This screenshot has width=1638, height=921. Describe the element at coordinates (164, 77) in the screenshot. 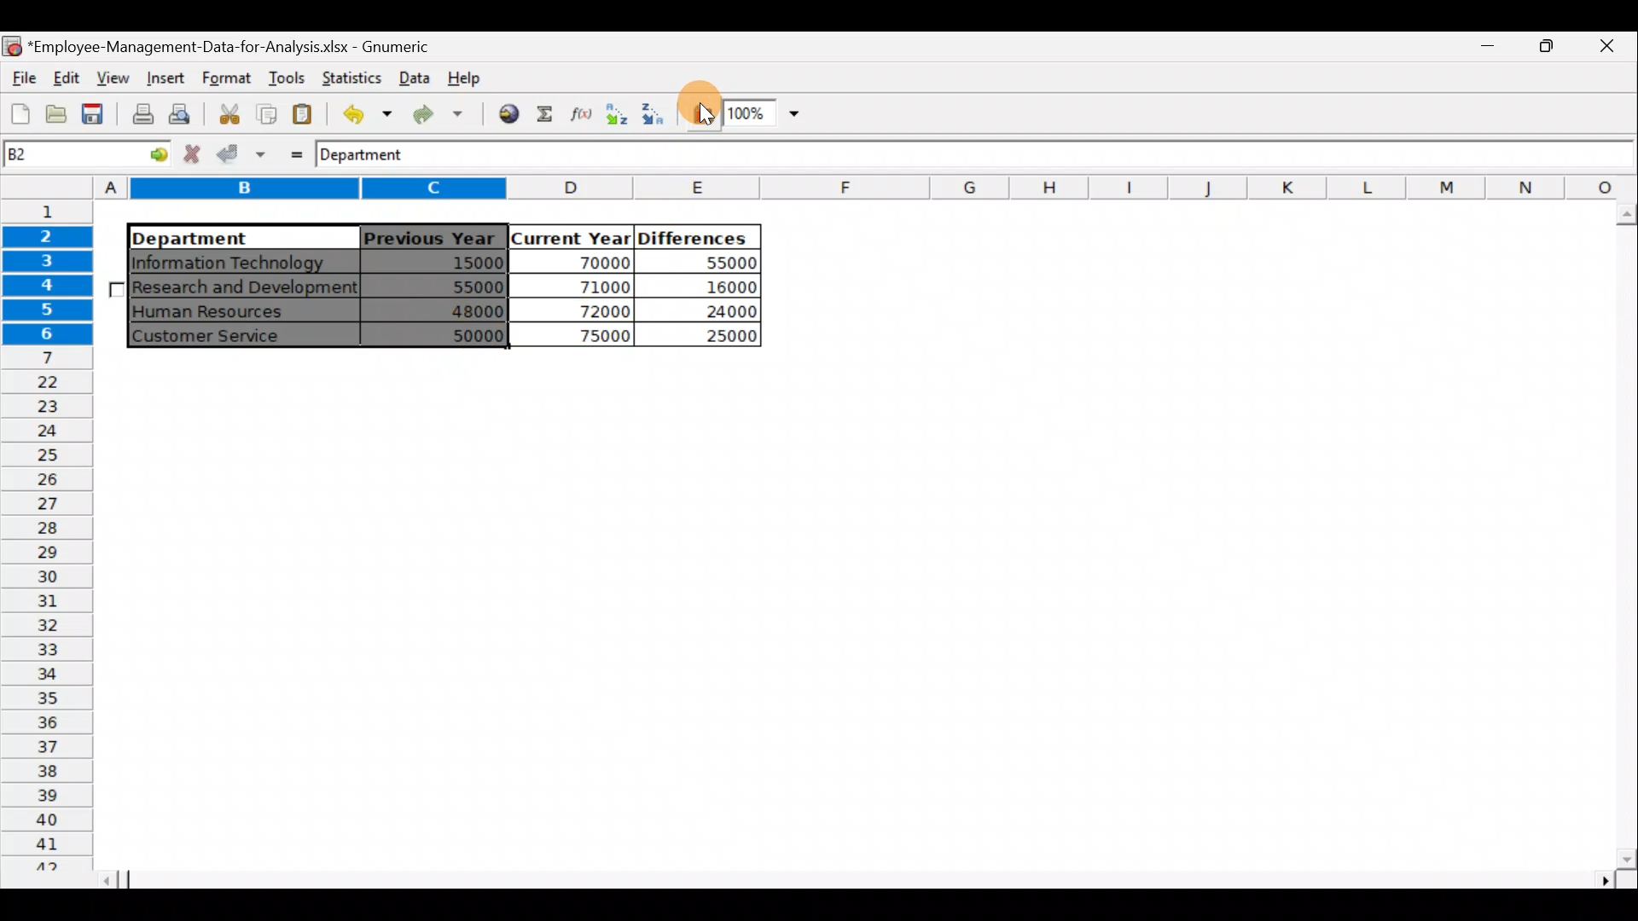

I see `Insert` at that location.